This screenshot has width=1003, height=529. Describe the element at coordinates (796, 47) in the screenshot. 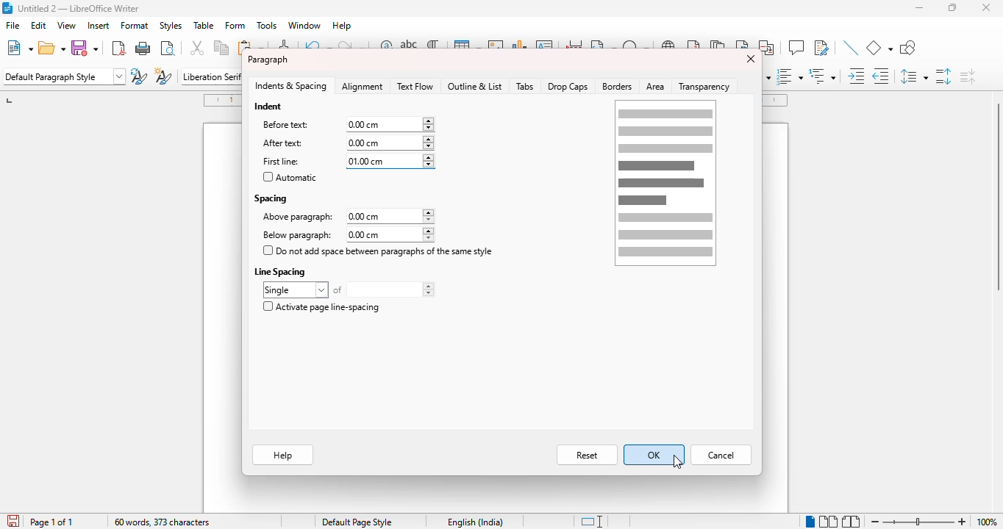

I see `insert comment` at that location.